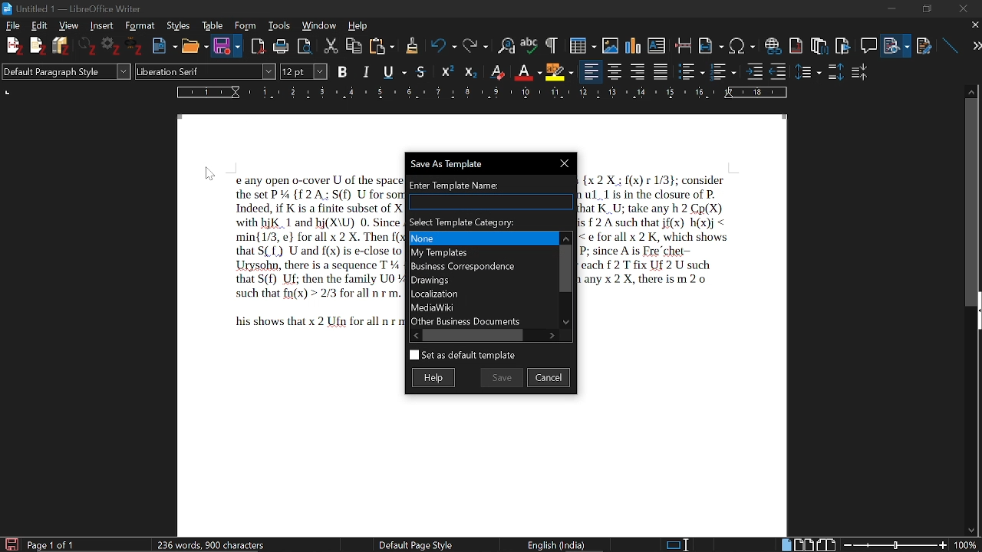  What do you see at coordinates (605, 43) in the screenshot?
I see `Insert Image` at bounding box center [605, 43].